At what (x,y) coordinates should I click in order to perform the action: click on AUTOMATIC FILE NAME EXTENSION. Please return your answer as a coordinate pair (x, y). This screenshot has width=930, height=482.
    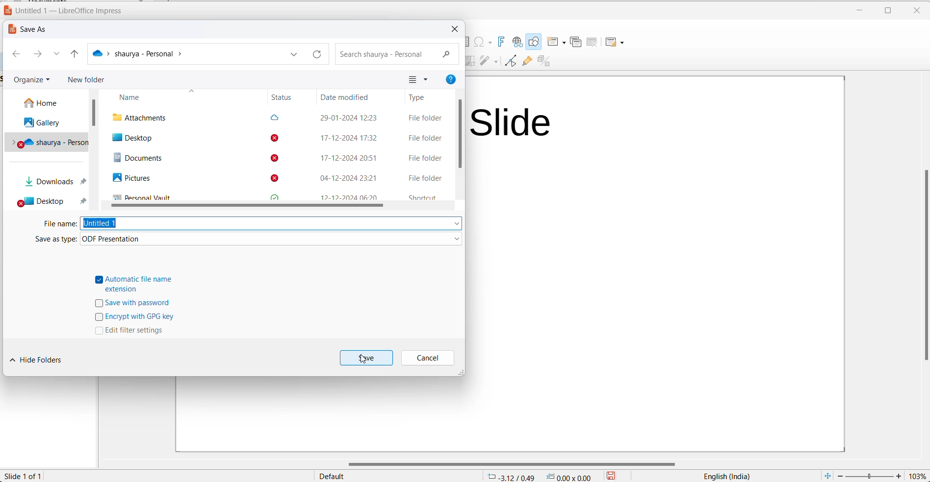
    Looking at the image, I should click on (134, 285).